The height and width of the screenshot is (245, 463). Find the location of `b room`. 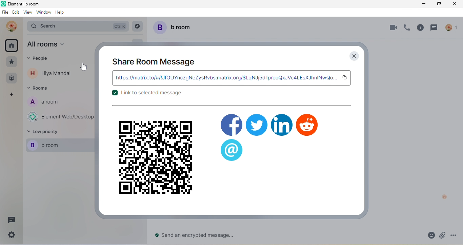

b room is located at coordinates (176, 27).